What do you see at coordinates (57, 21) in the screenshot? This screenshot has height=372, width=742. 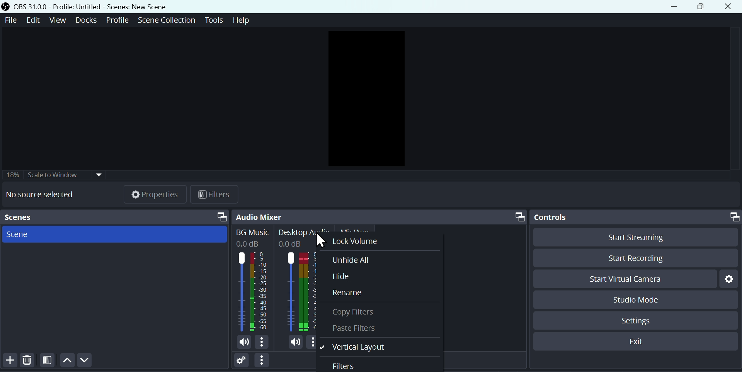 I see `View` at bounding box center [57, 21].